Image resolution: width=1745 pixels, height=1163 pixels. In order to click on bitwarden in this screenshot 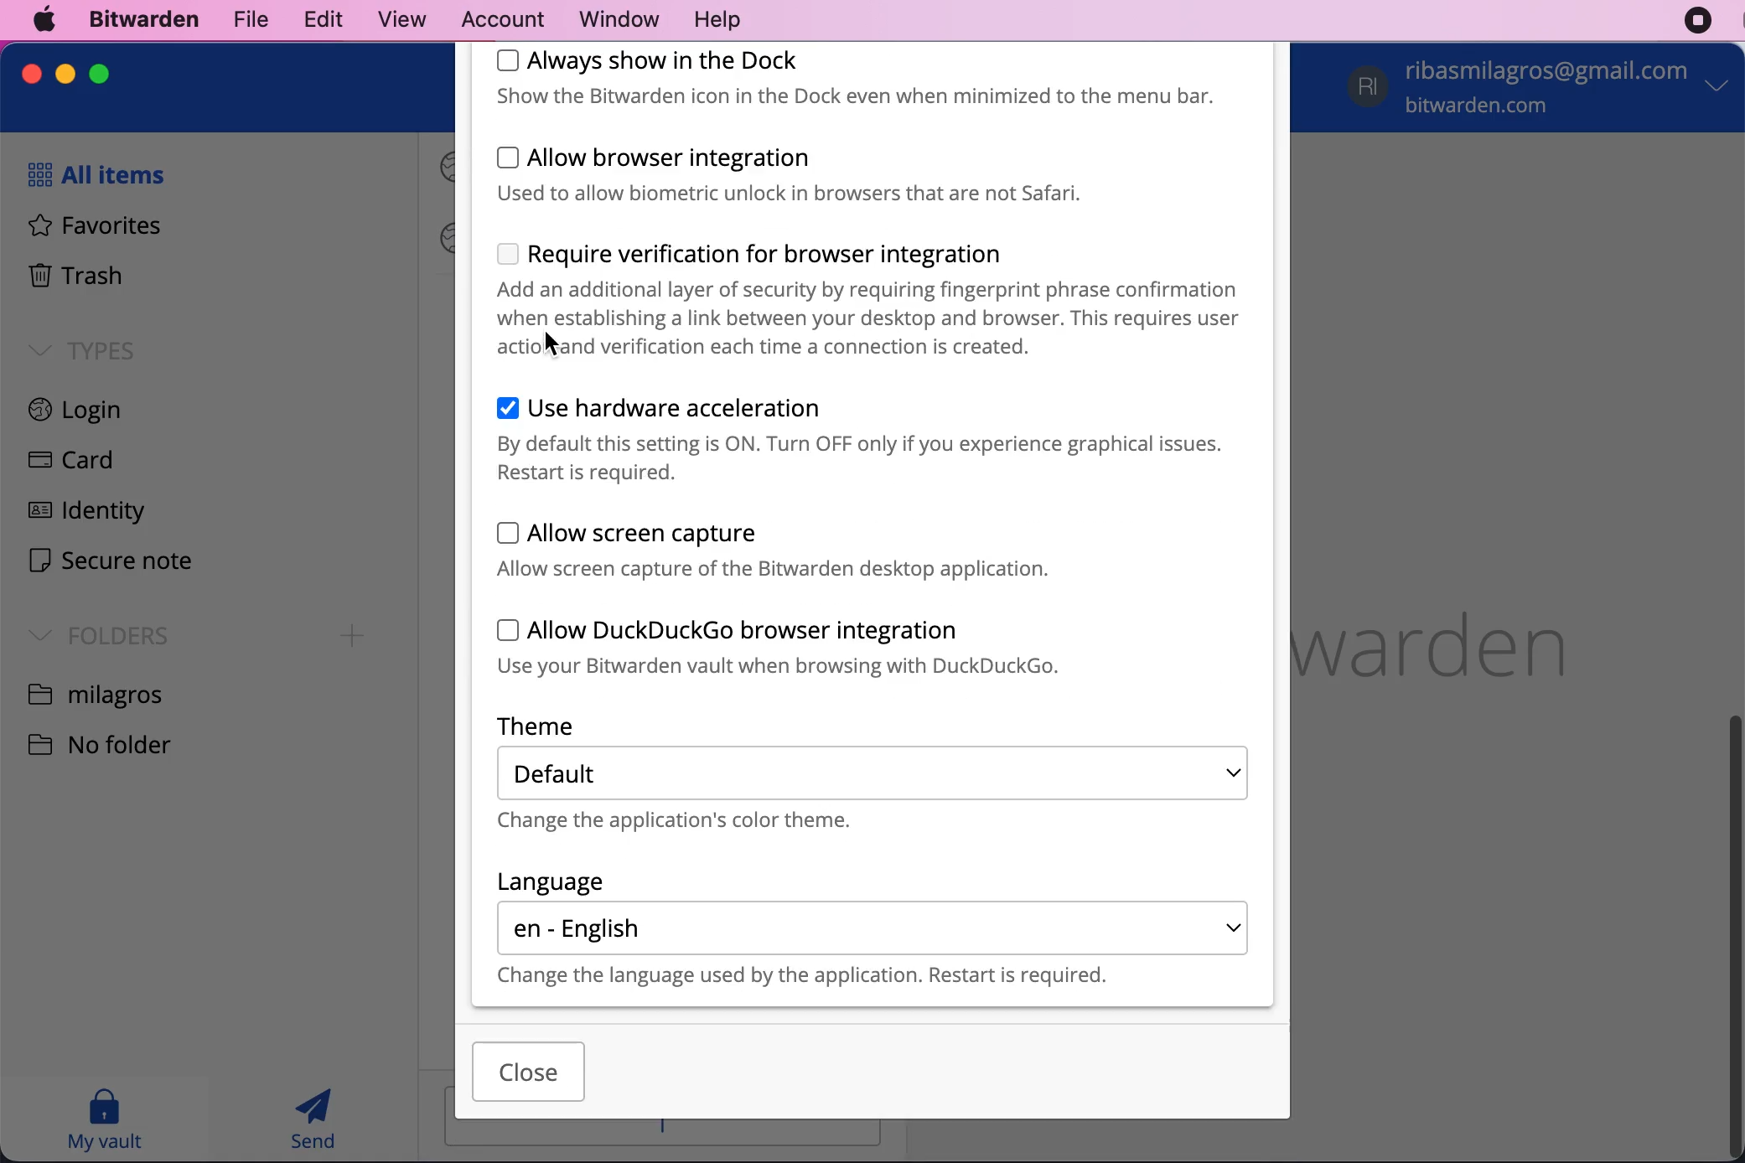, I will do `click(140, 21)`.